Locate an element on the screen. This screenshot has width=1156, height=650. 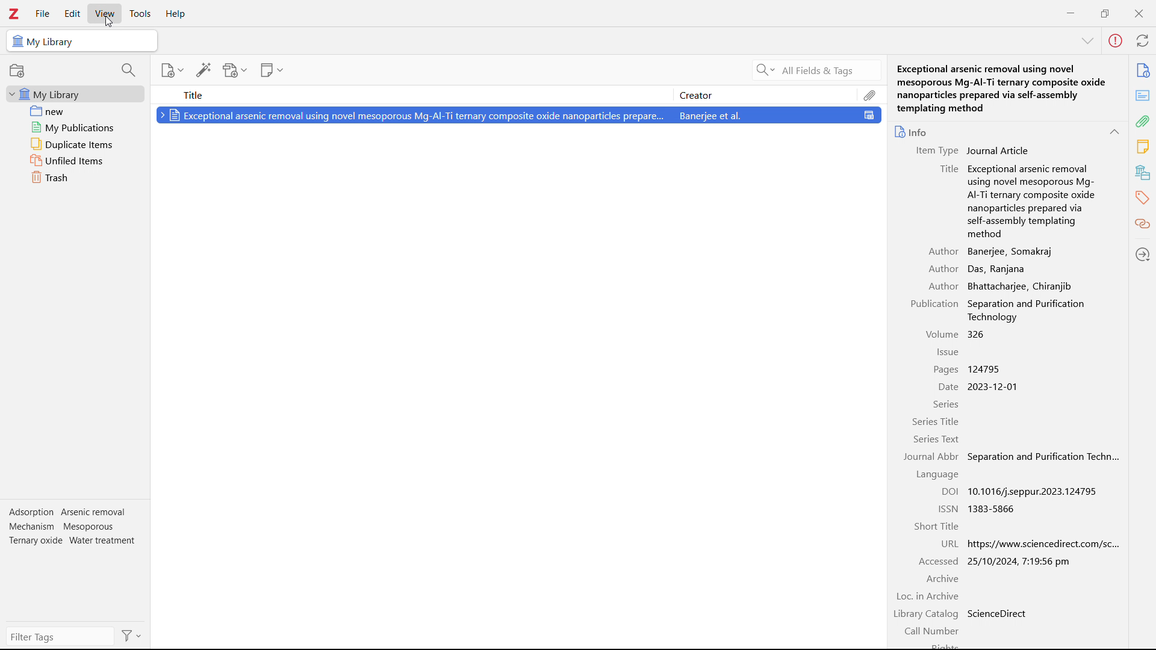
Separation and Purification Techn... is located at coordinates (1044, 458).